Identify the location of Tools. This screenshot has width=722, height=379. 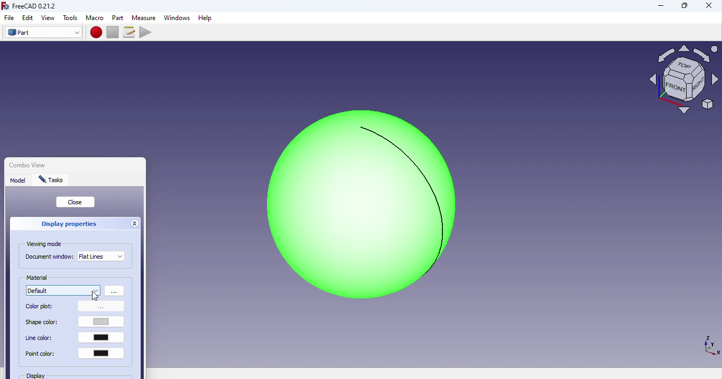
(71, 18).